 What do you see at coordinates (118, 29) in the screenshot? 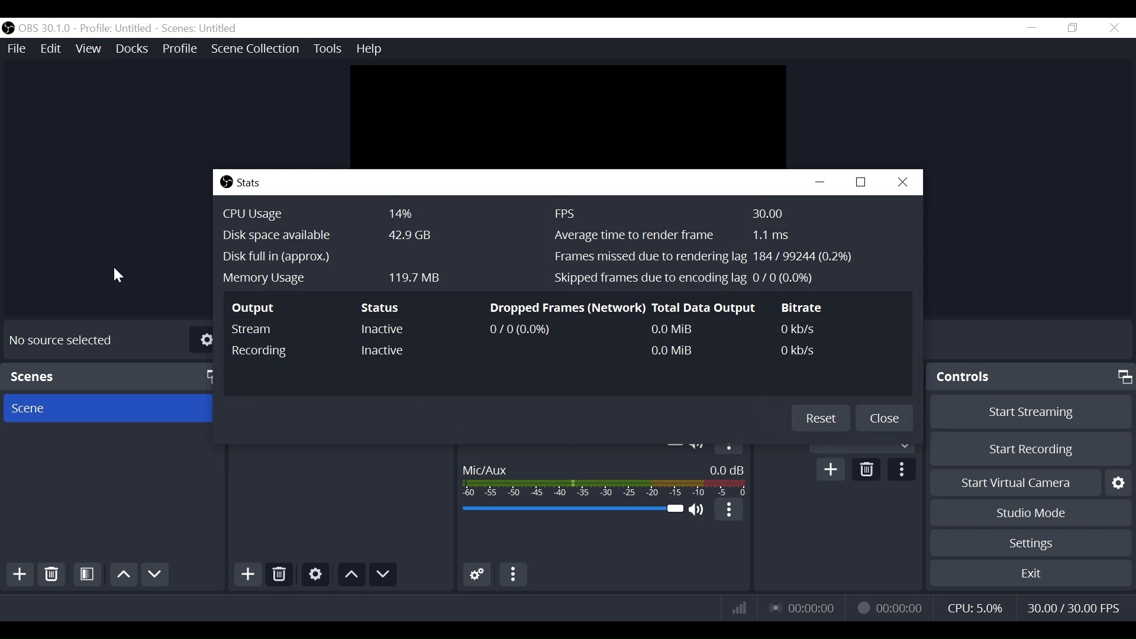
I see `Profile name` at bounding box center [118, 29].